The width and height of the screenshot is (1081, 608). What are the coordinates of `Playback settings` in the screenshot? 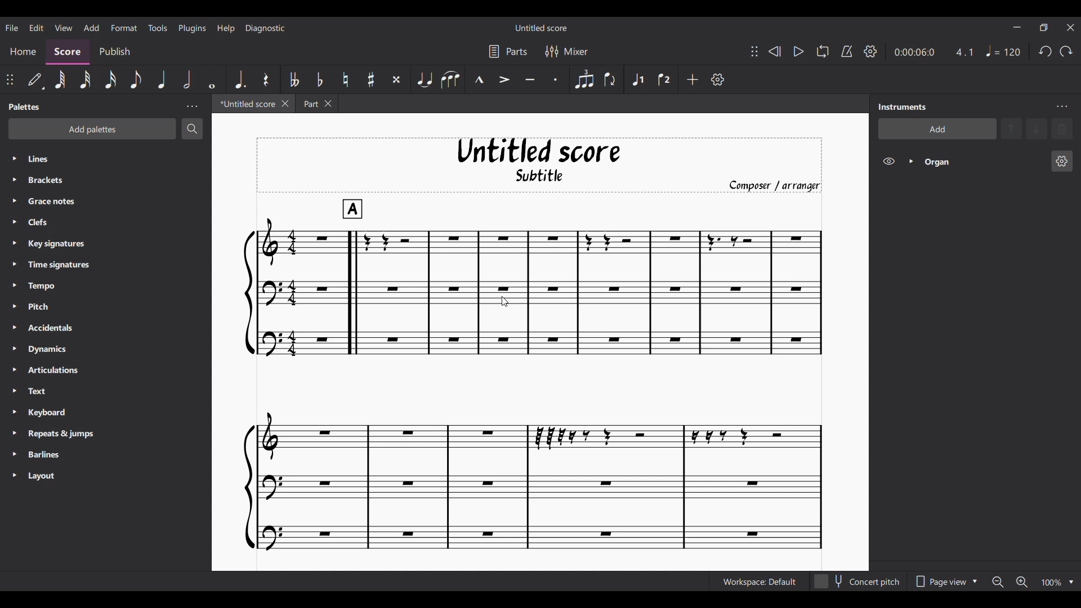 It's located at (871, 51).